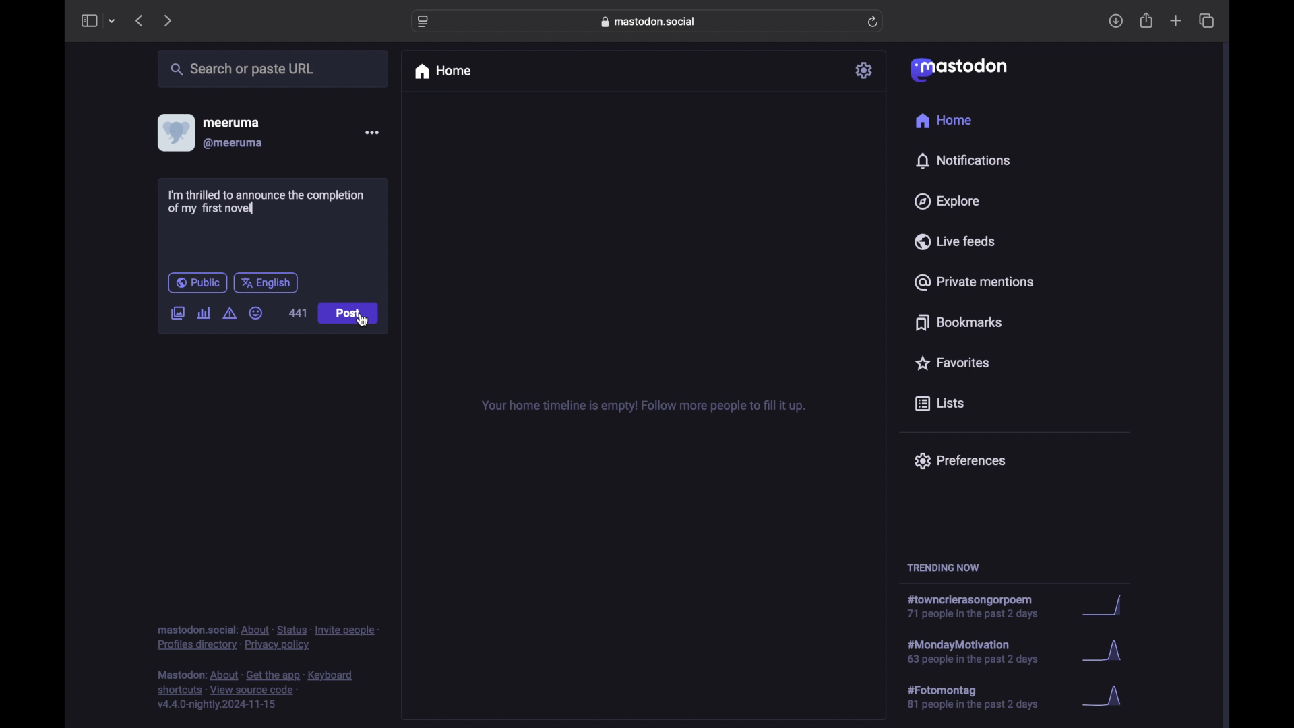 The image size is (1294, 728). I want to click on add image, so click(177, 314).